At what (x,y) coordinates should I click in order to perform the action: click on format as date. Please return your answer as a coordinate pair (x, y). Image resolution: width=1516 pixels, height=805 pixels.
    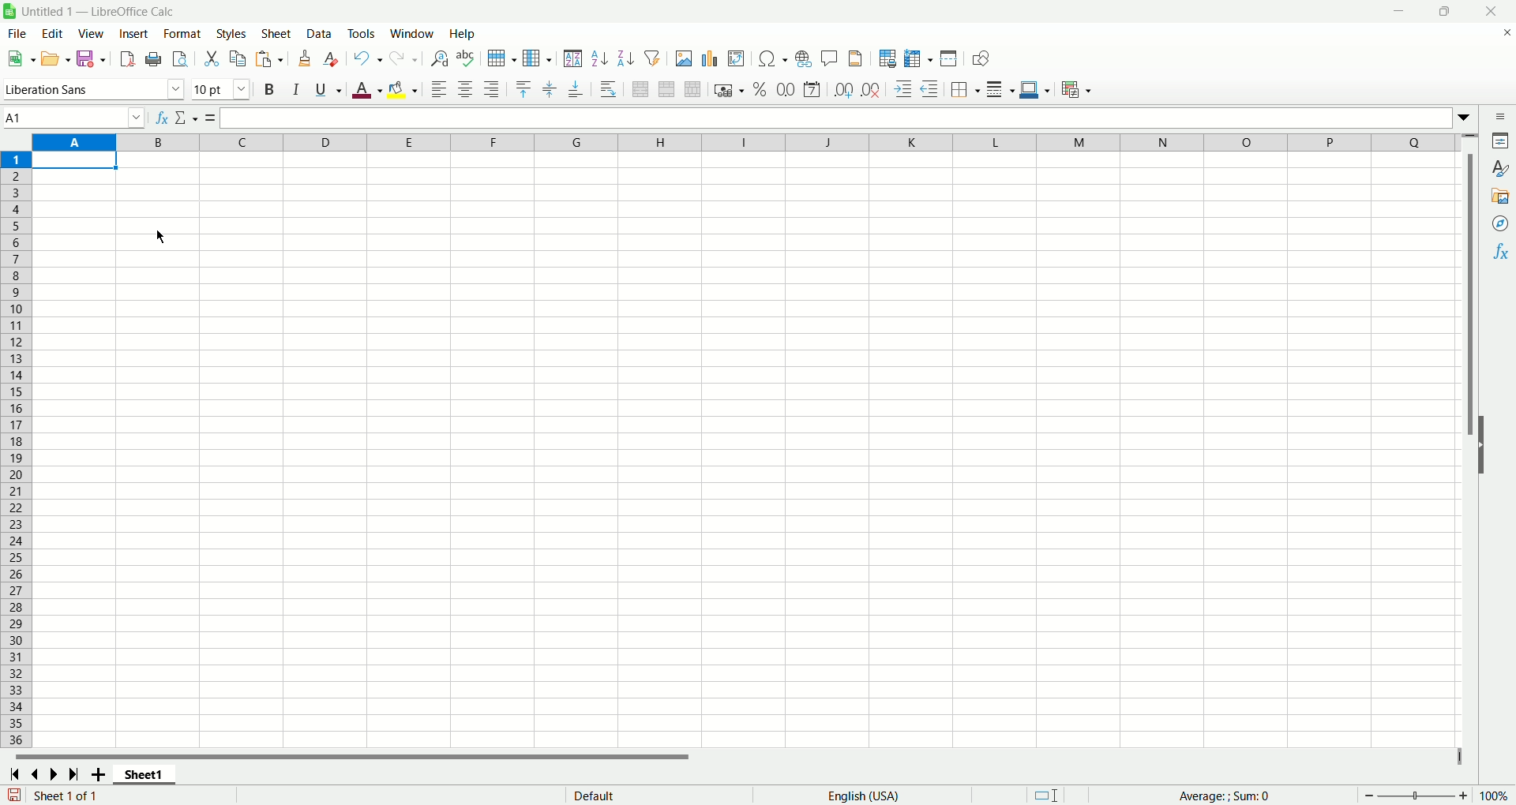
    Looking at the image, I should click on (812, 89).